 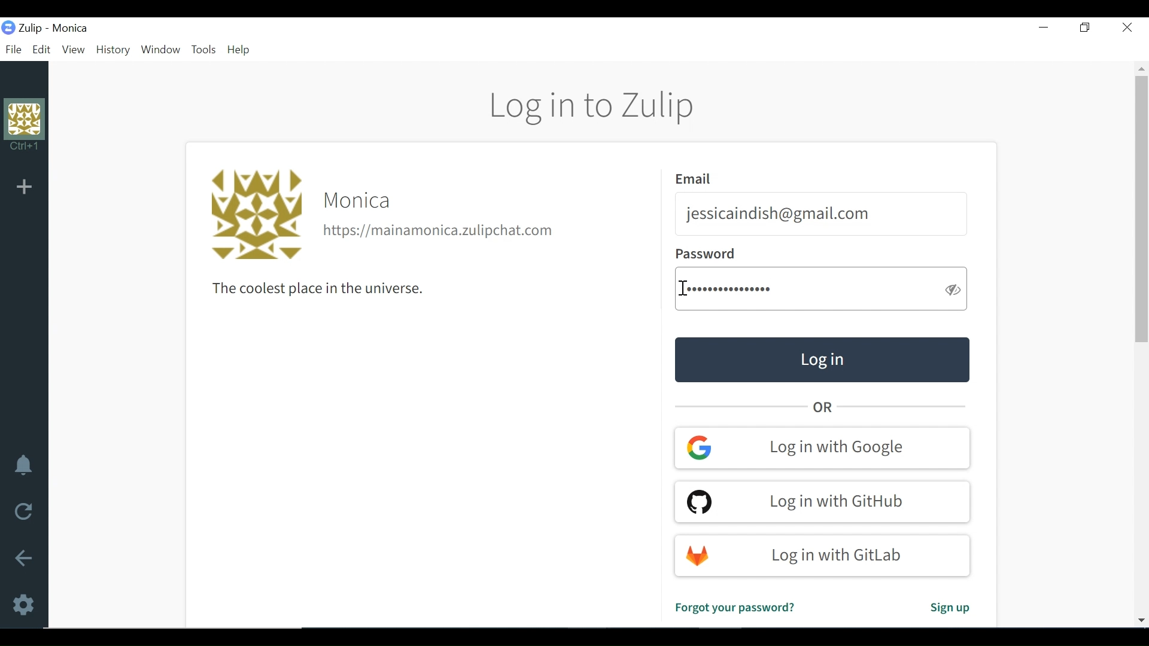 I want to click on Log in, so click(x=821, y=359).